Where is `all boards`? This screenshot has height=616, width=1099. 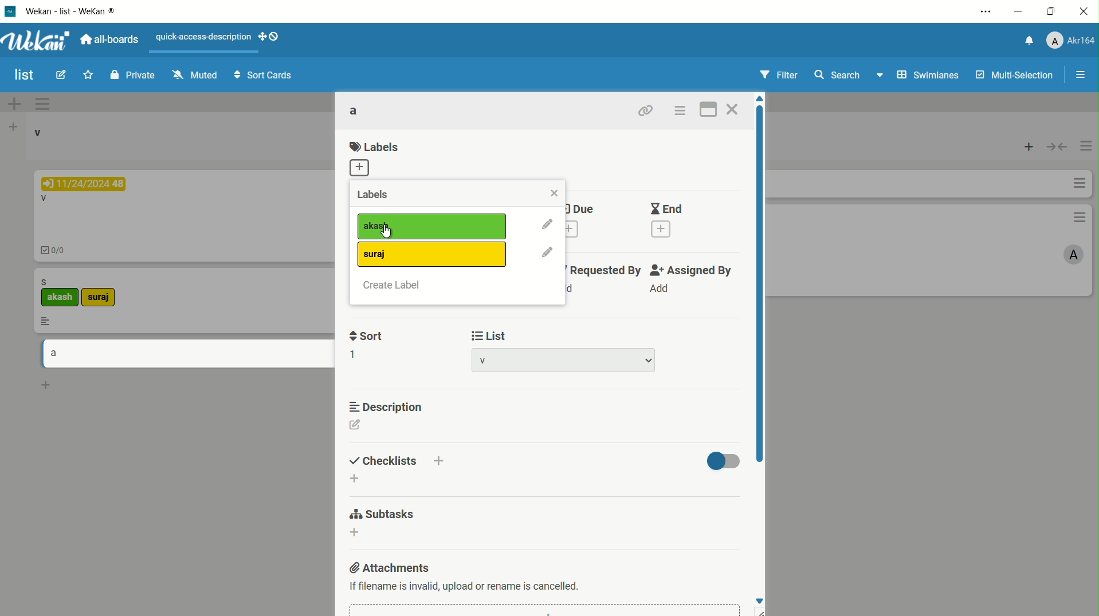
all boards is located at coordinates (112, 38).